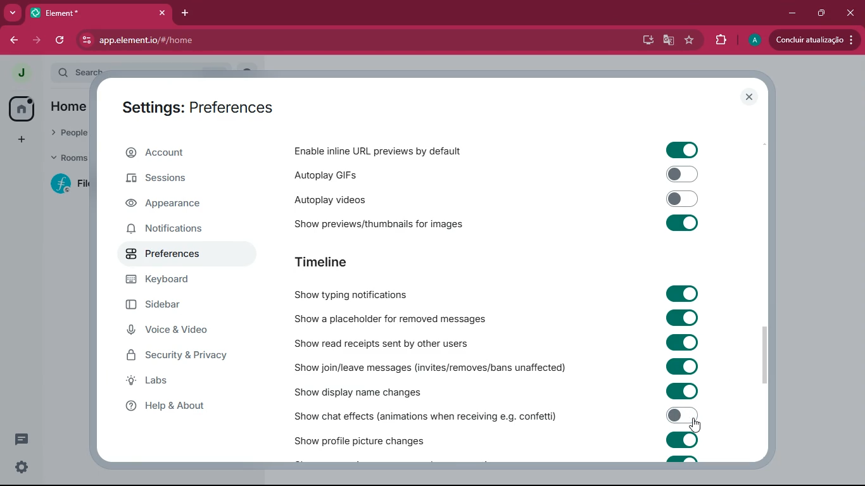 Image resolution: width=865 pixels, height=486 pixels. What do you see at coordinates (682, 223) in the screenshot?
I see `toggle on/off` at bounding box center [682, 223].